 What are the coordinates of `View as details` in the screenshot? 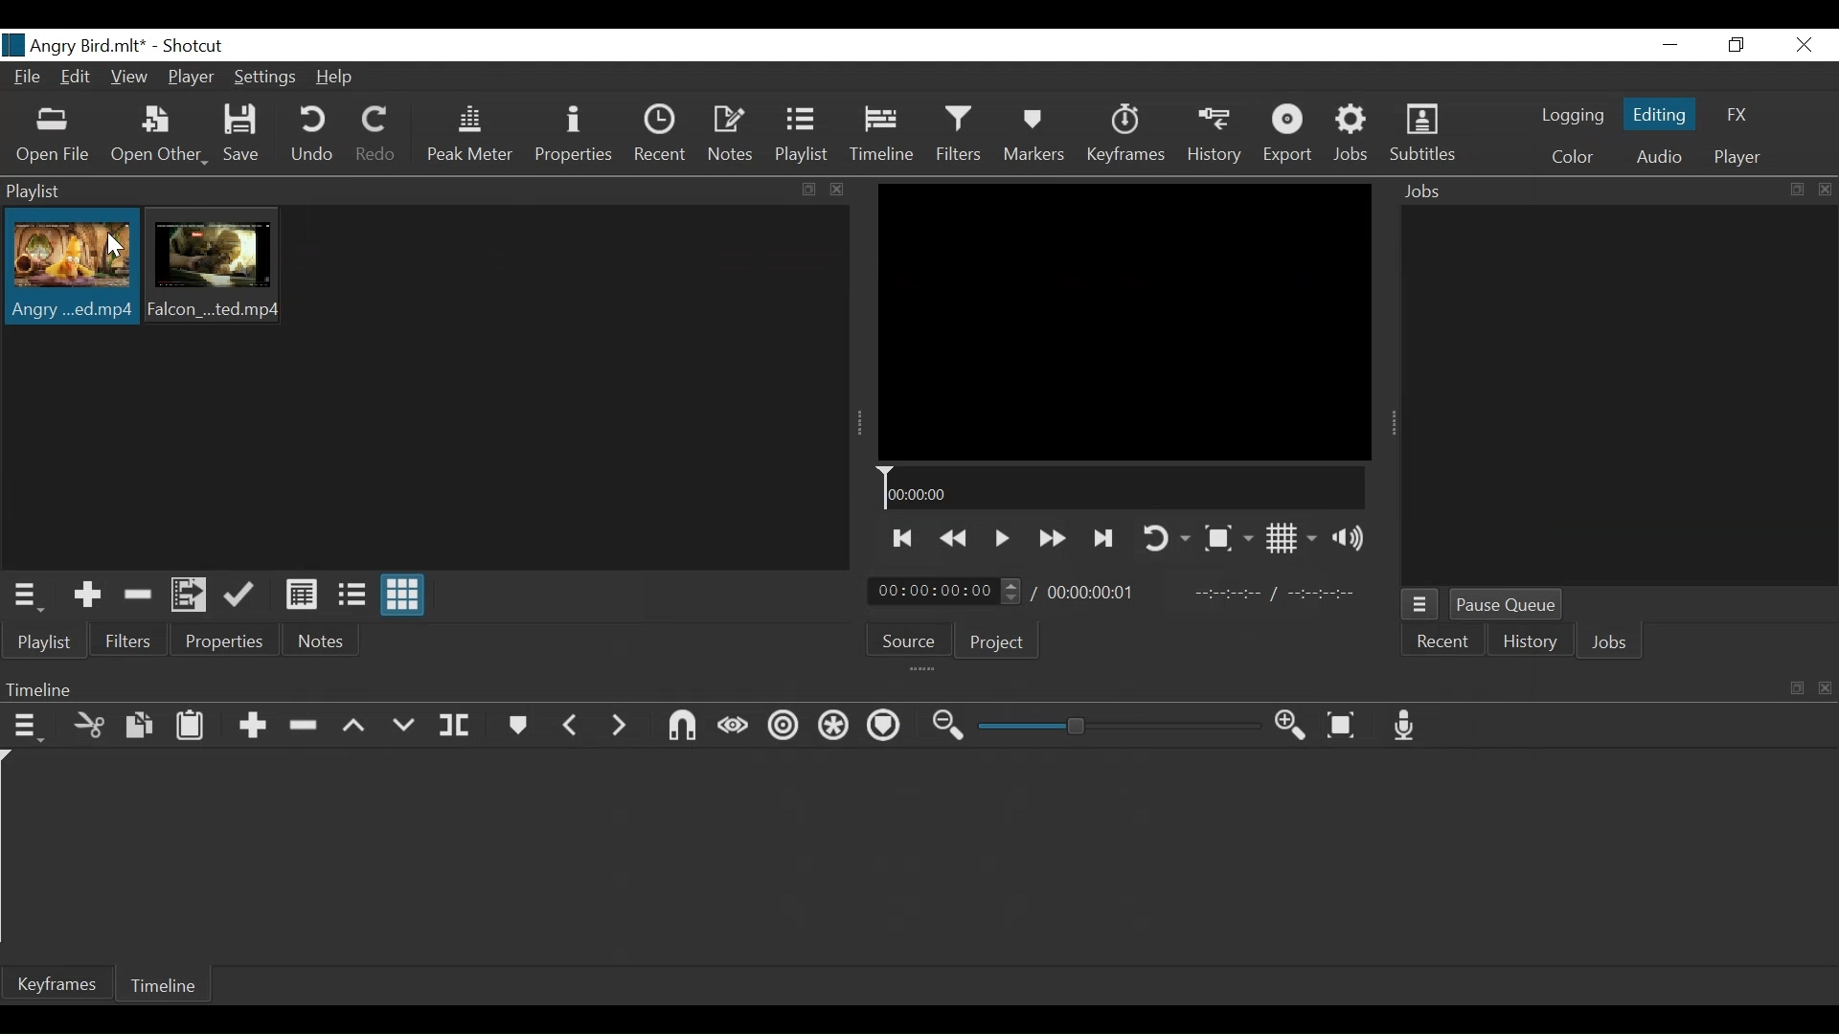 It's located at (303, 596).